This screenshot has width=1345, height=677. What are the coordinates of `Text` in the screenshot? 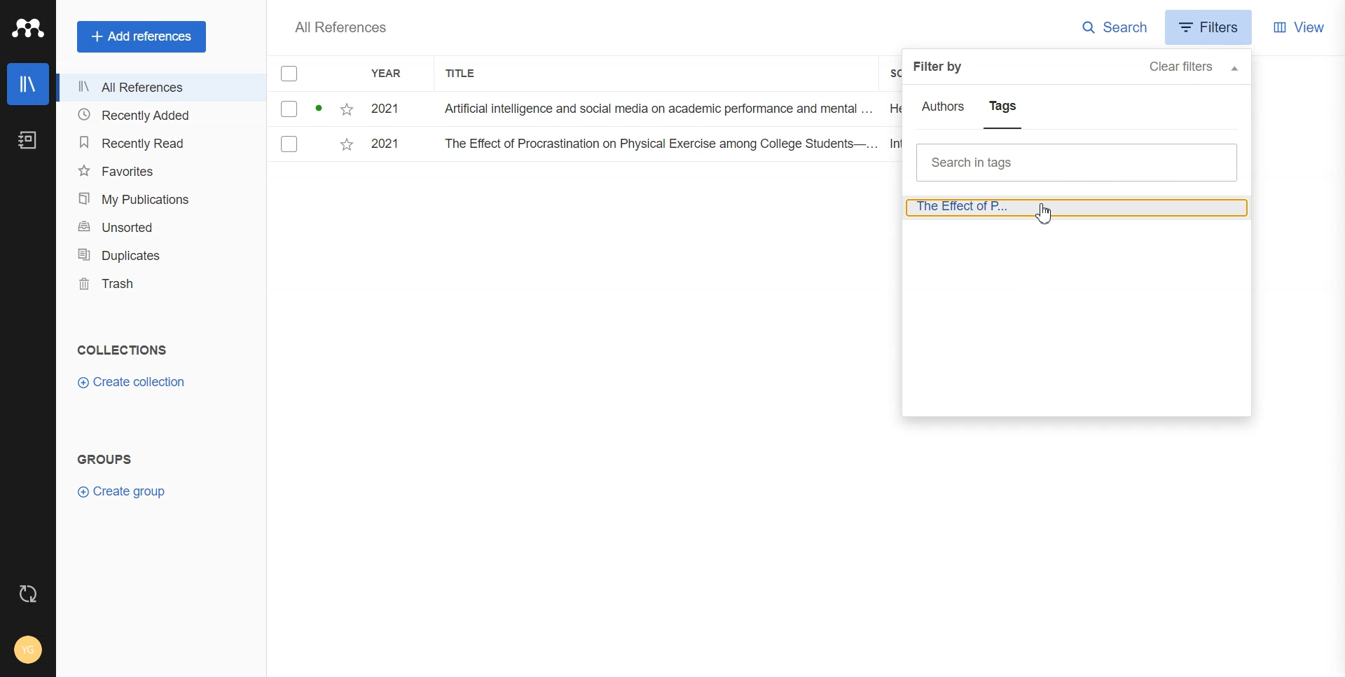 It's located at (341, 27).